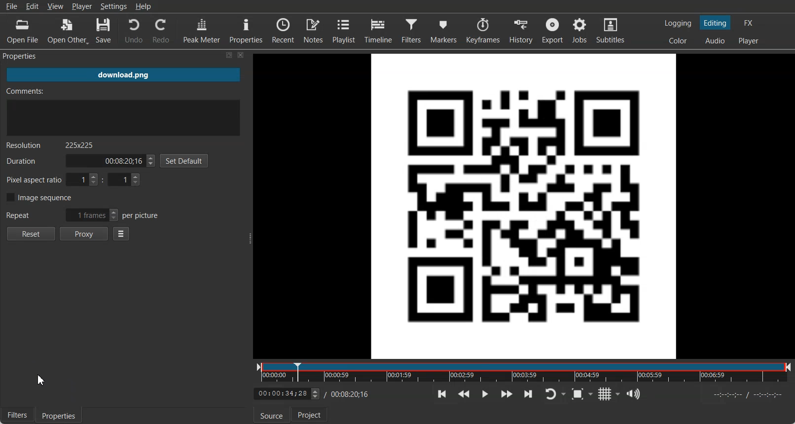 Image resolution: width=795 pixels, height=424 pixels. Describe the element at coordinates (715, 23) in the screenshot. I see `Switch to Editing layout` at that location.